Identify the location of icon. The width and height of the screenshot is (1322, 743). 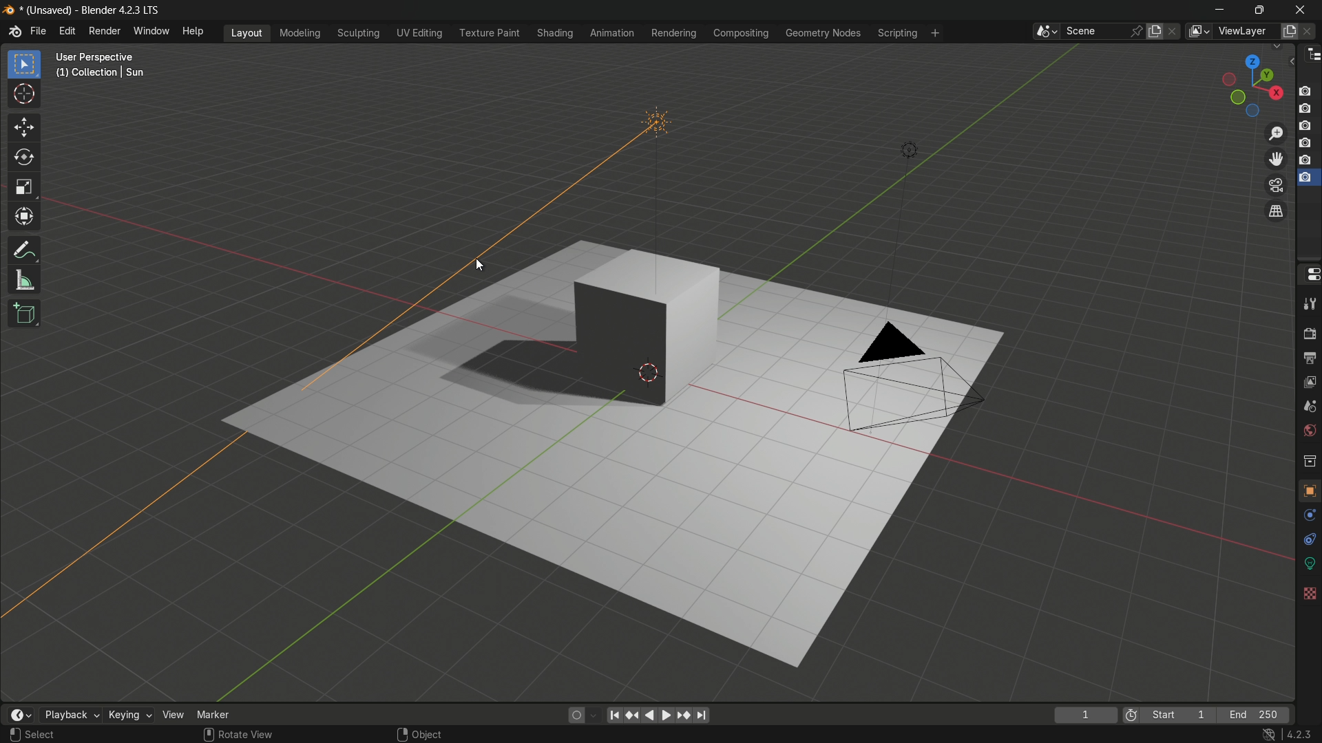
(1130, 713).